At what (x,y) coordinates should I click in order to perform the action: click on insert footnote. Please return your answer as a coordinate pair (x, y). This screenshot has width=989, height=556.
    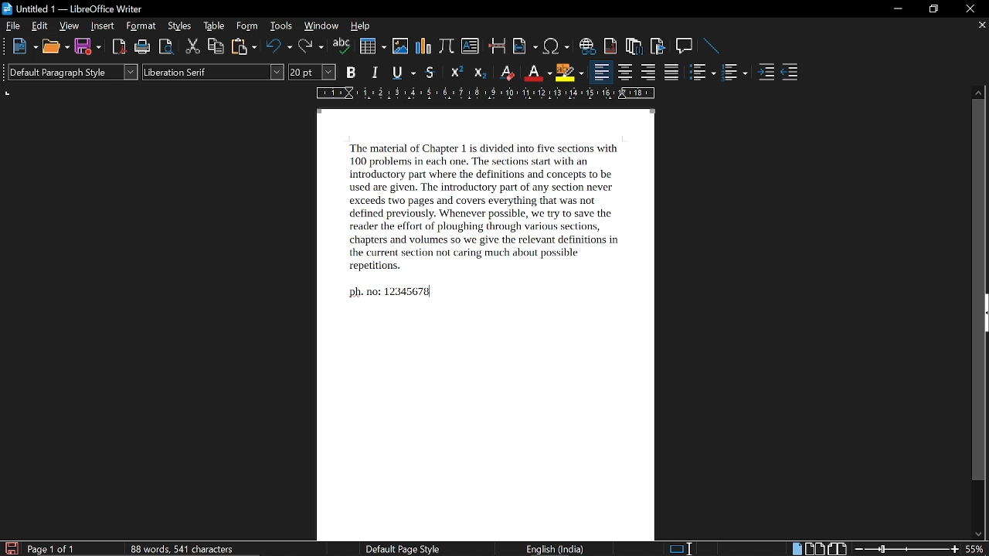
    Looking at the image, I should click on (610, 46).